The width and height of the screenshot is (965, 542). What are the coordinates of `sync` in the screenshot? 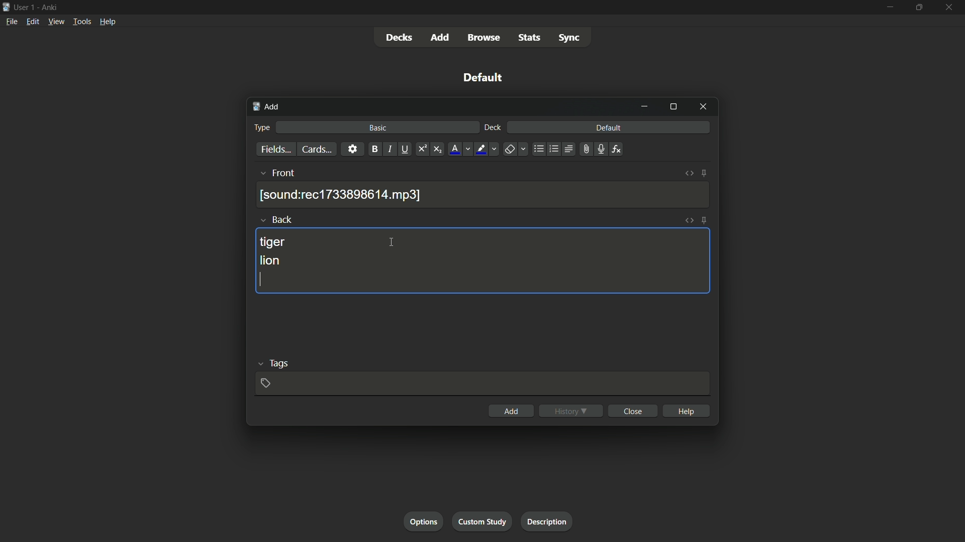 It's located at (569, 39).